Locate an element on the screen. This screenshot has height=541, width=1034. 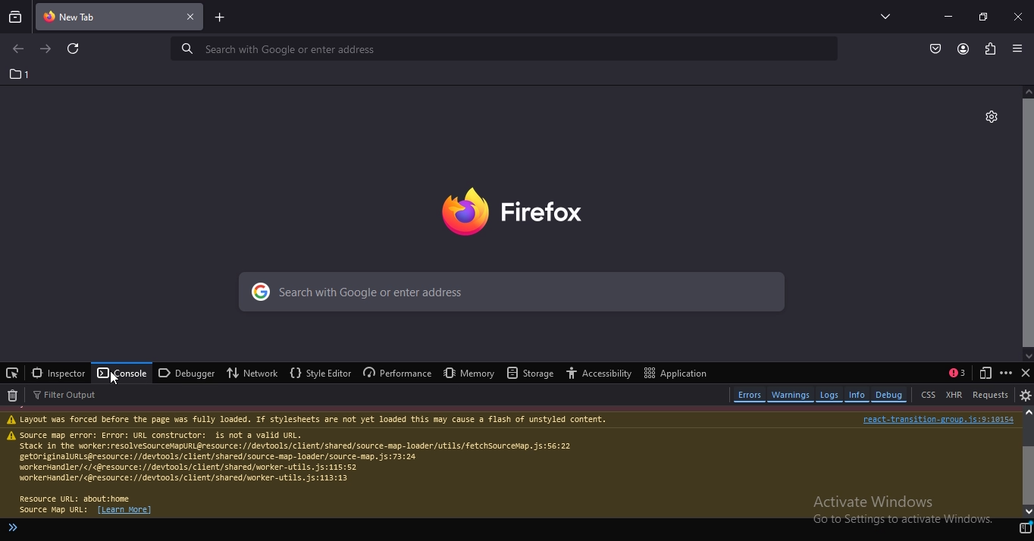
save to pocket is located at coordinates (936, 49).